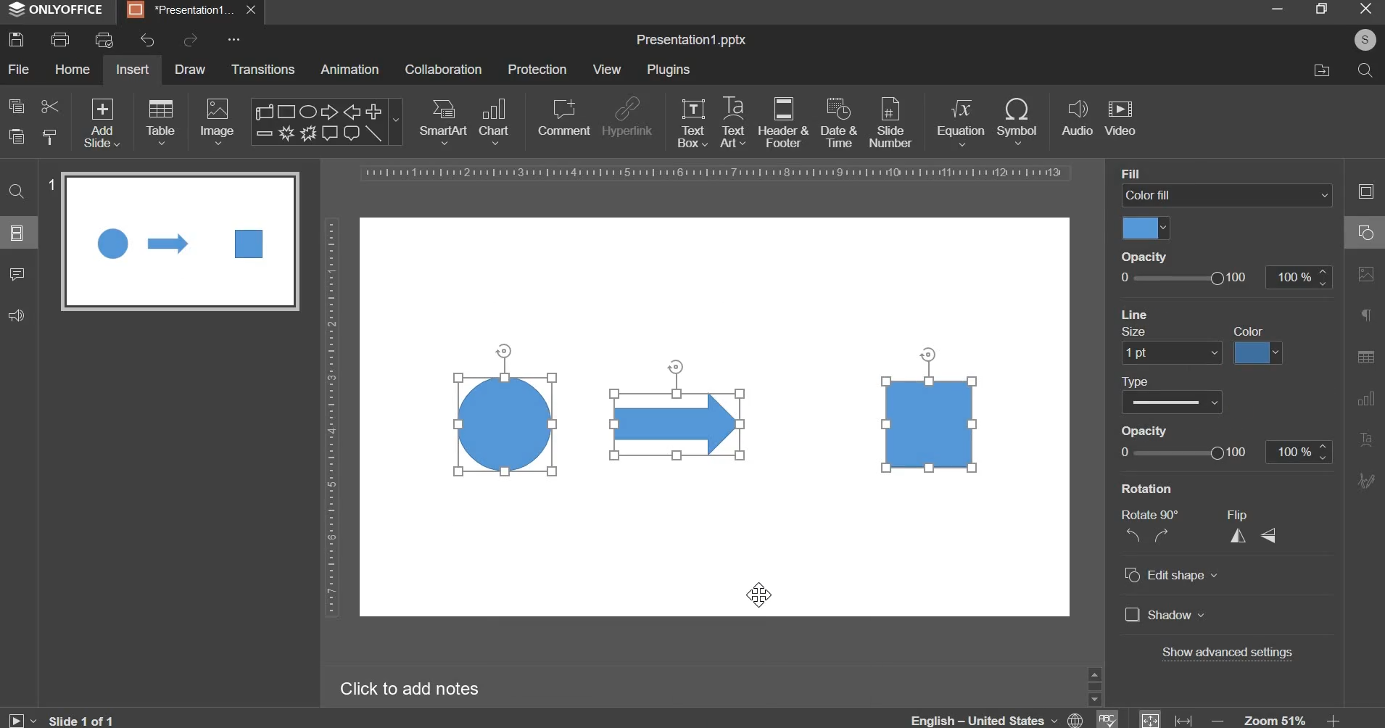 The width and height of the screenshot is (1385, 728). I want to click on undo, so click(147, 41).